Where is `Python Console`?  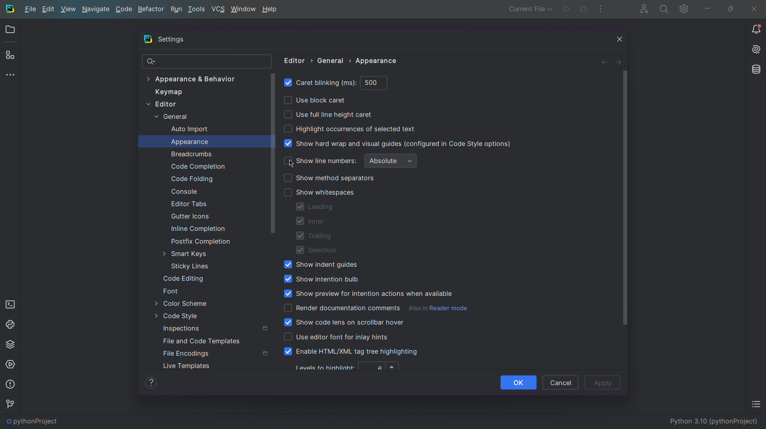
Python Console is located at coordinates (10, 323).